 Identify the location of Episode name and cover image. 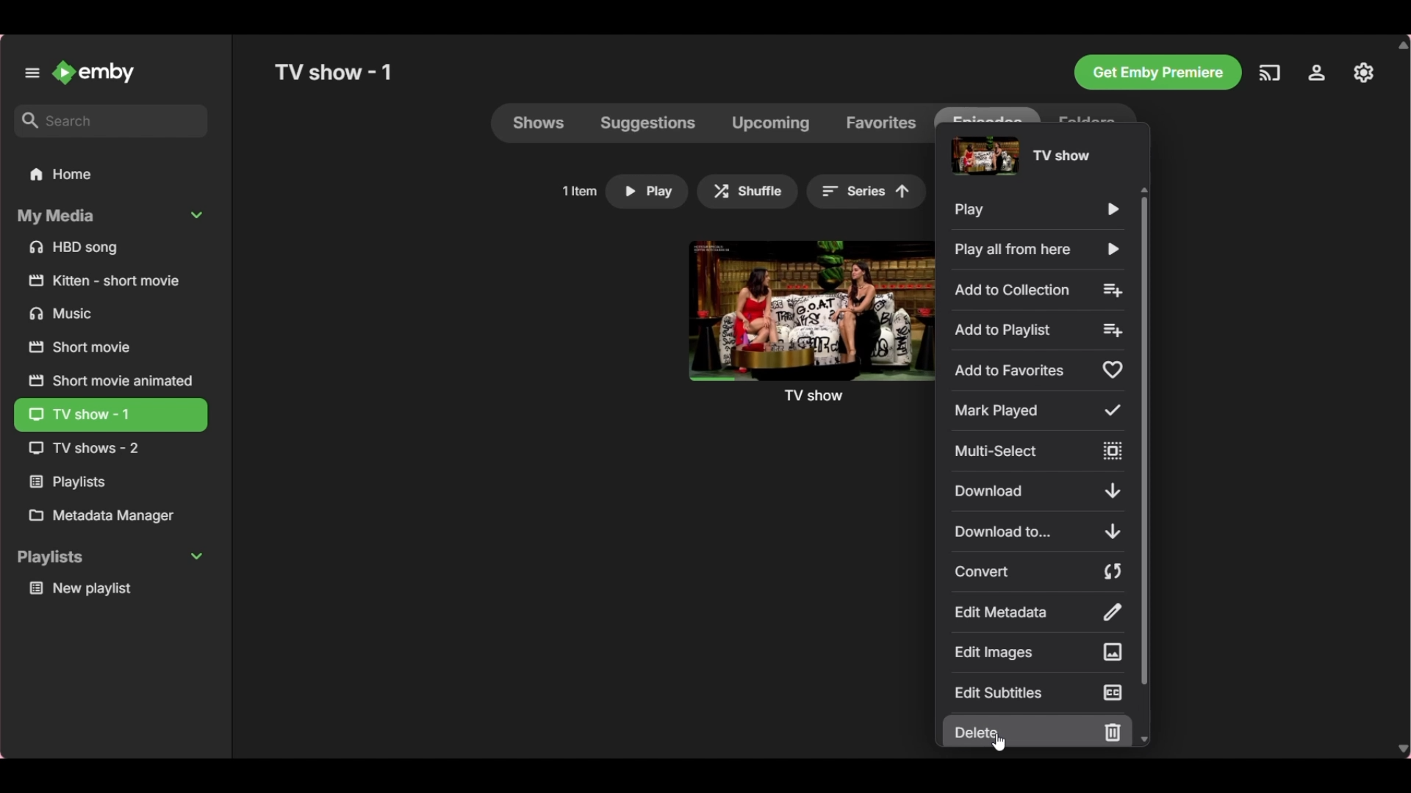
(1020, 155).